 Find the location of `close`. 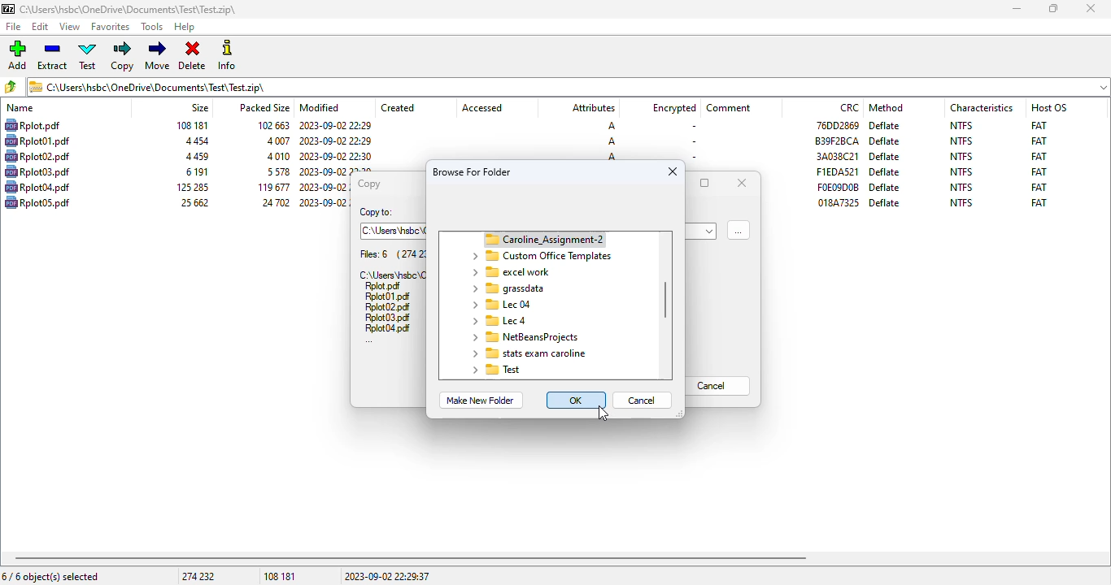

close is located at coordinates (742, 182).